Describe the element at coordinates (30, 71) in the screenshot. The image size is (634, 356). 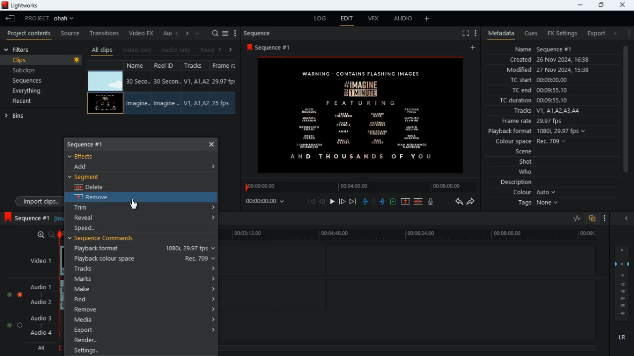
I see `subclips` at that location.